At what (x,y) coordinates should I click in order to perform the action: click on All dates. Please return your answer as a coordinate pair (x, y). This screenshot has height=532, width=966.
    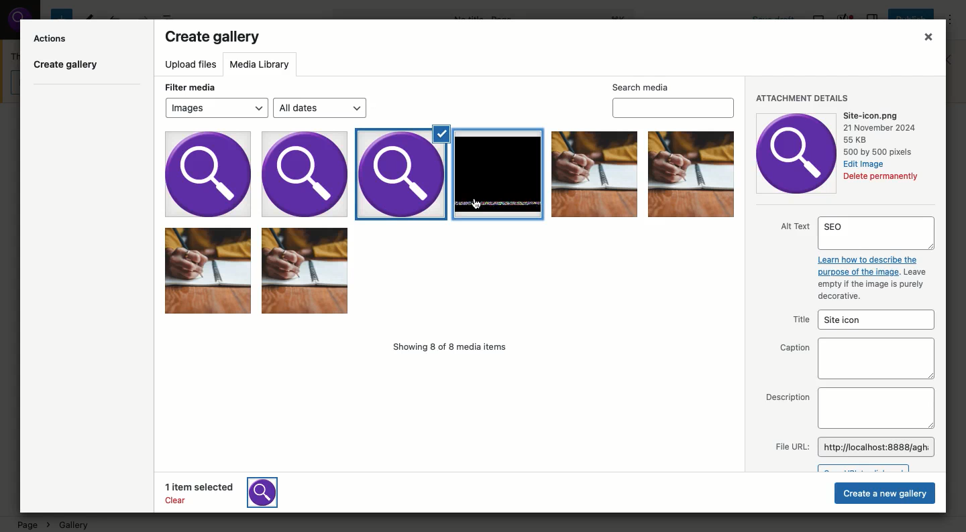
    Looking at the image, I should click on (321, 109).